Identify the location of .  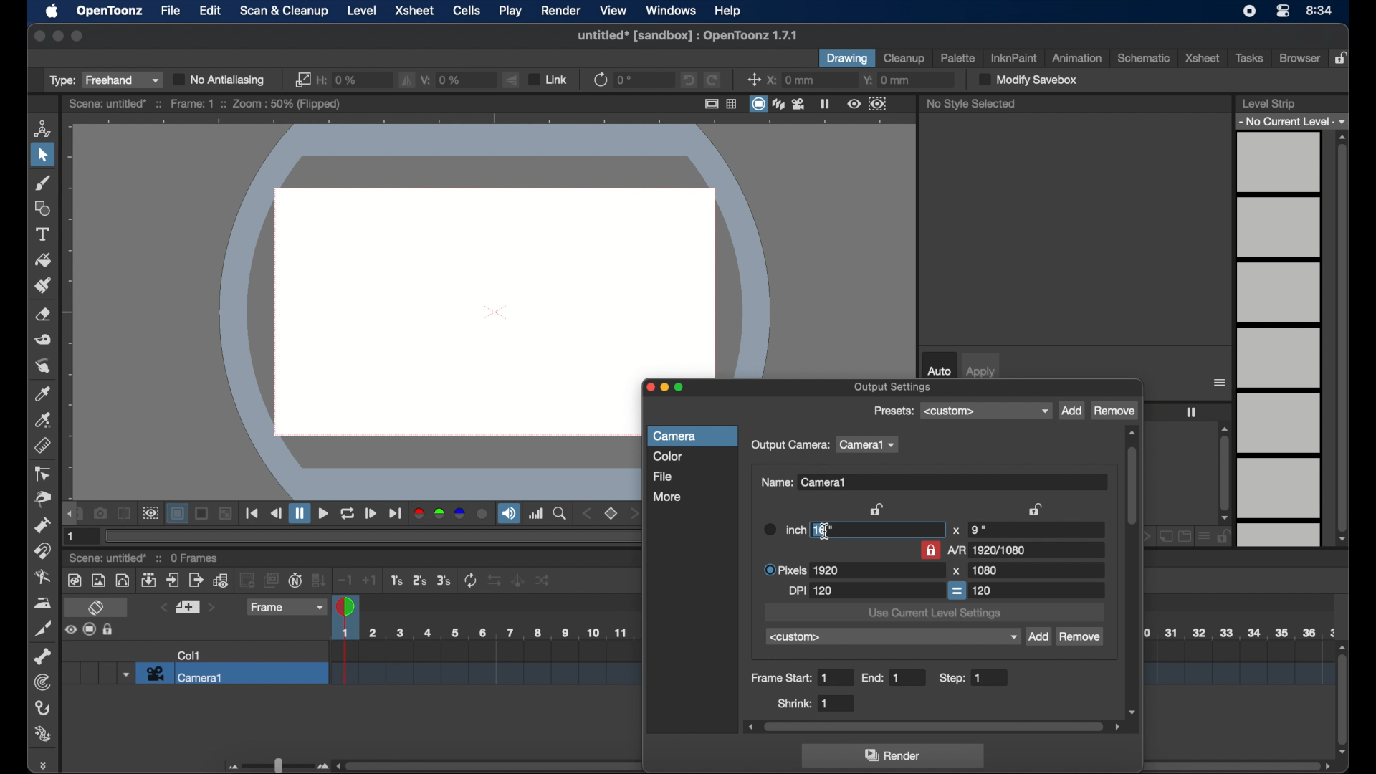
(319, 581).